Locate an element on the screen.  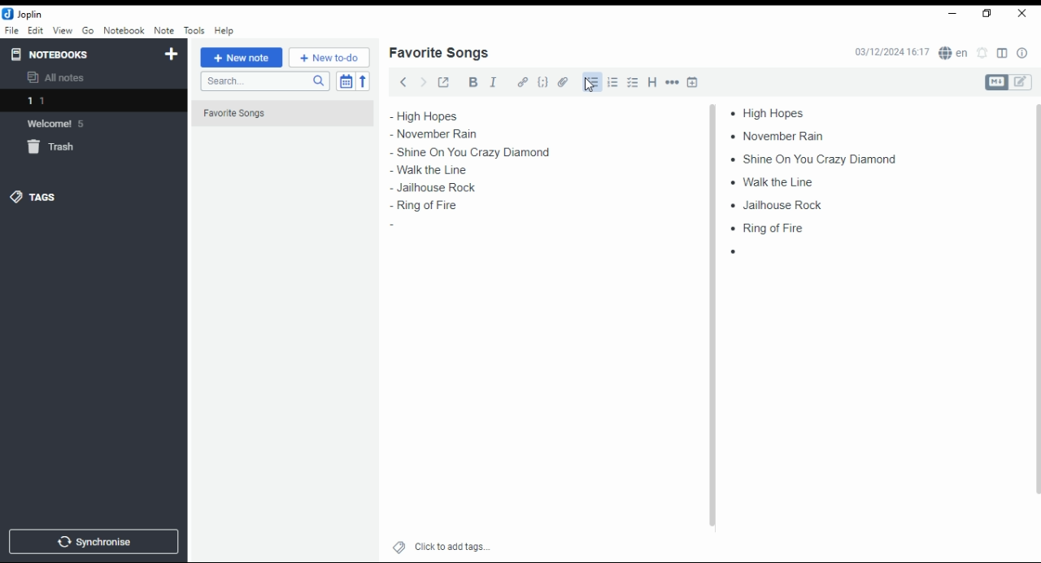
toggle external editing is located at coordinates (444, 81).